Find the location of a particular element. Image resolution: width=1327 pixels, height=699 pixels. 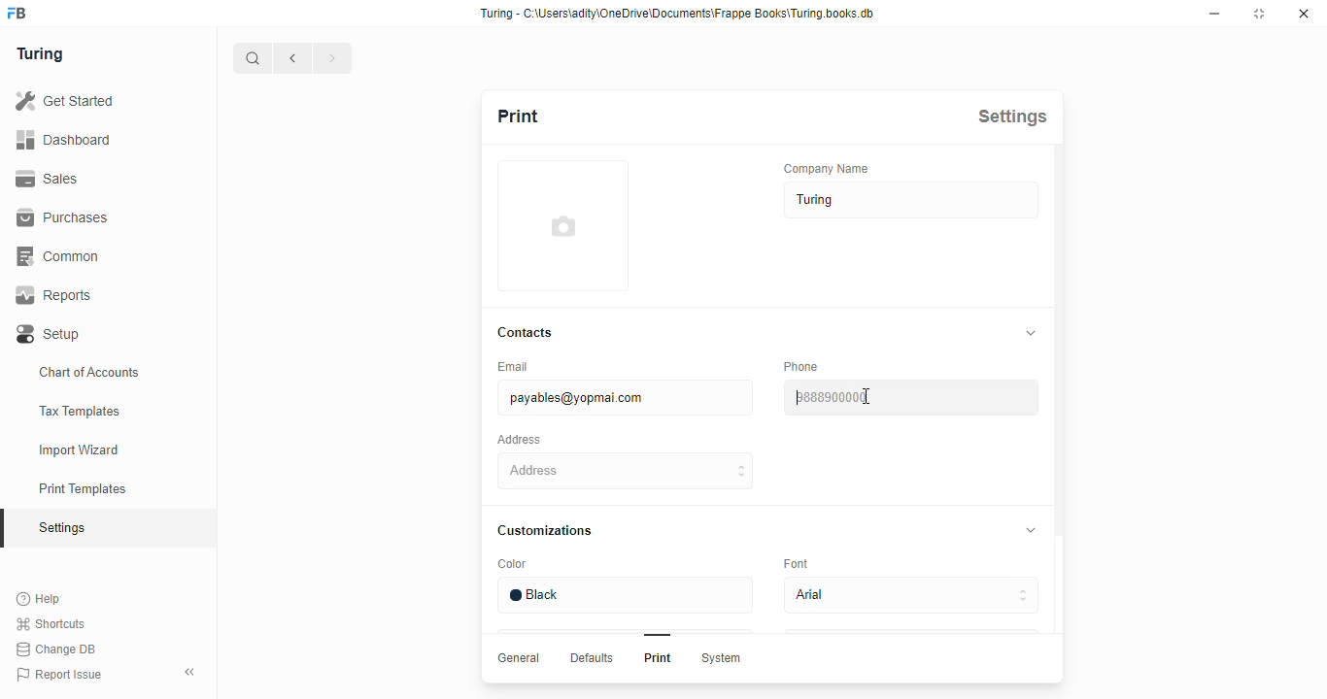

Change DB is located at coordinates (58, 650).